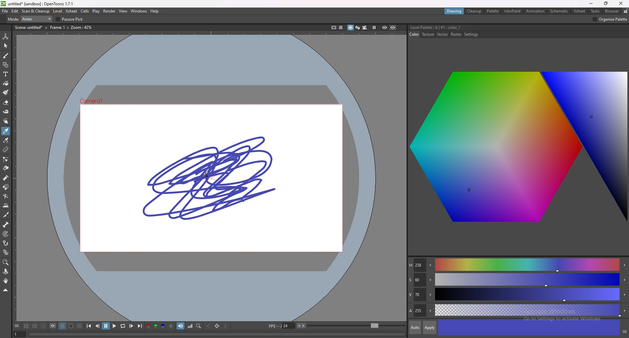  What do you see at coordinates (475, 11) in the screenshot?
I see `cleanup` at bounding box center [475, 11].